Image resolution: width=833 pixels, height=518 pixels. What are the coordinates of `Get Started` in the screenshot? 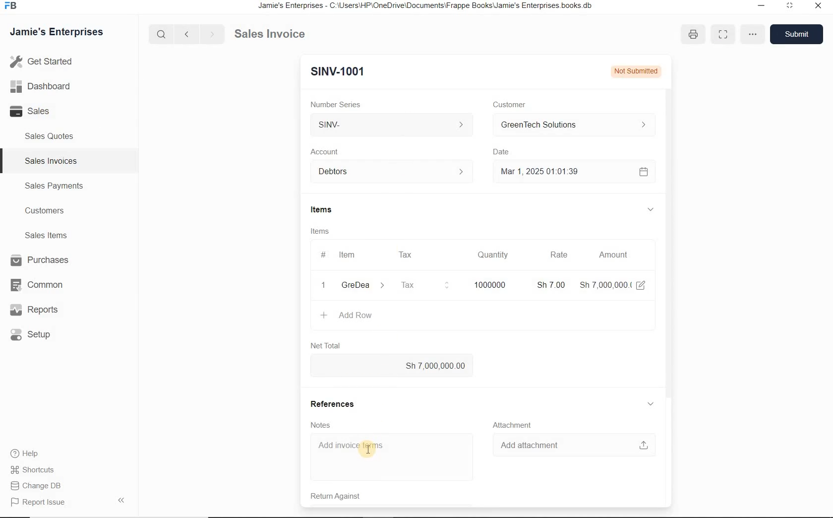 It's located at (42, 63).